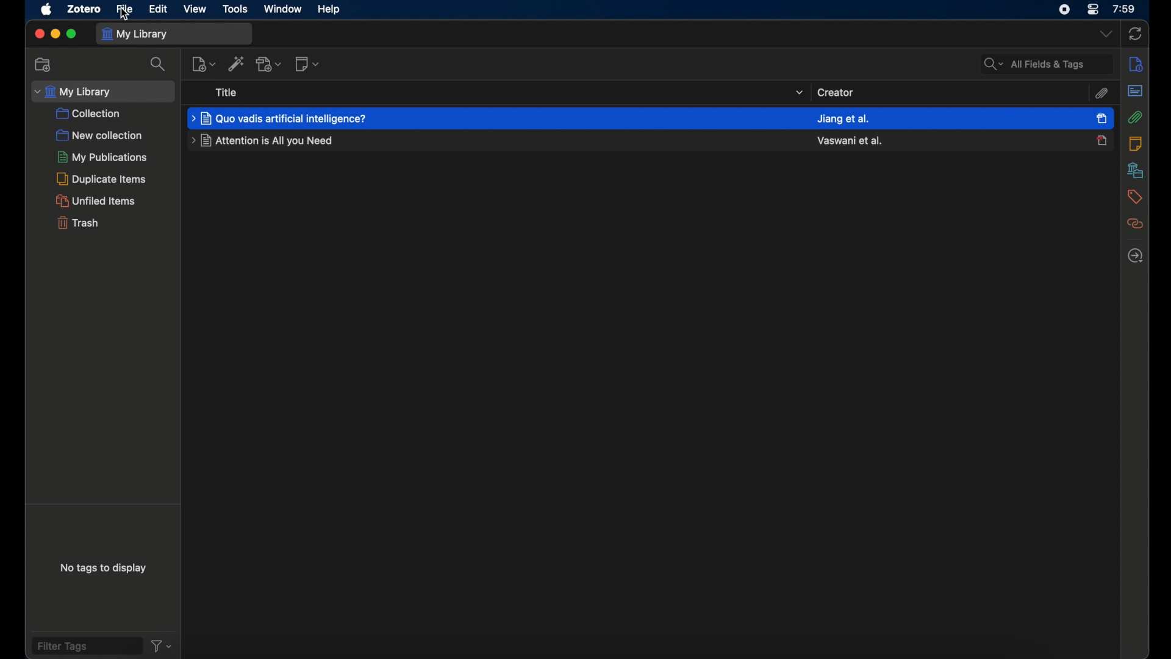 This screenshot has height=659, width=1171. I want to click on minimize, so click(55, 34).